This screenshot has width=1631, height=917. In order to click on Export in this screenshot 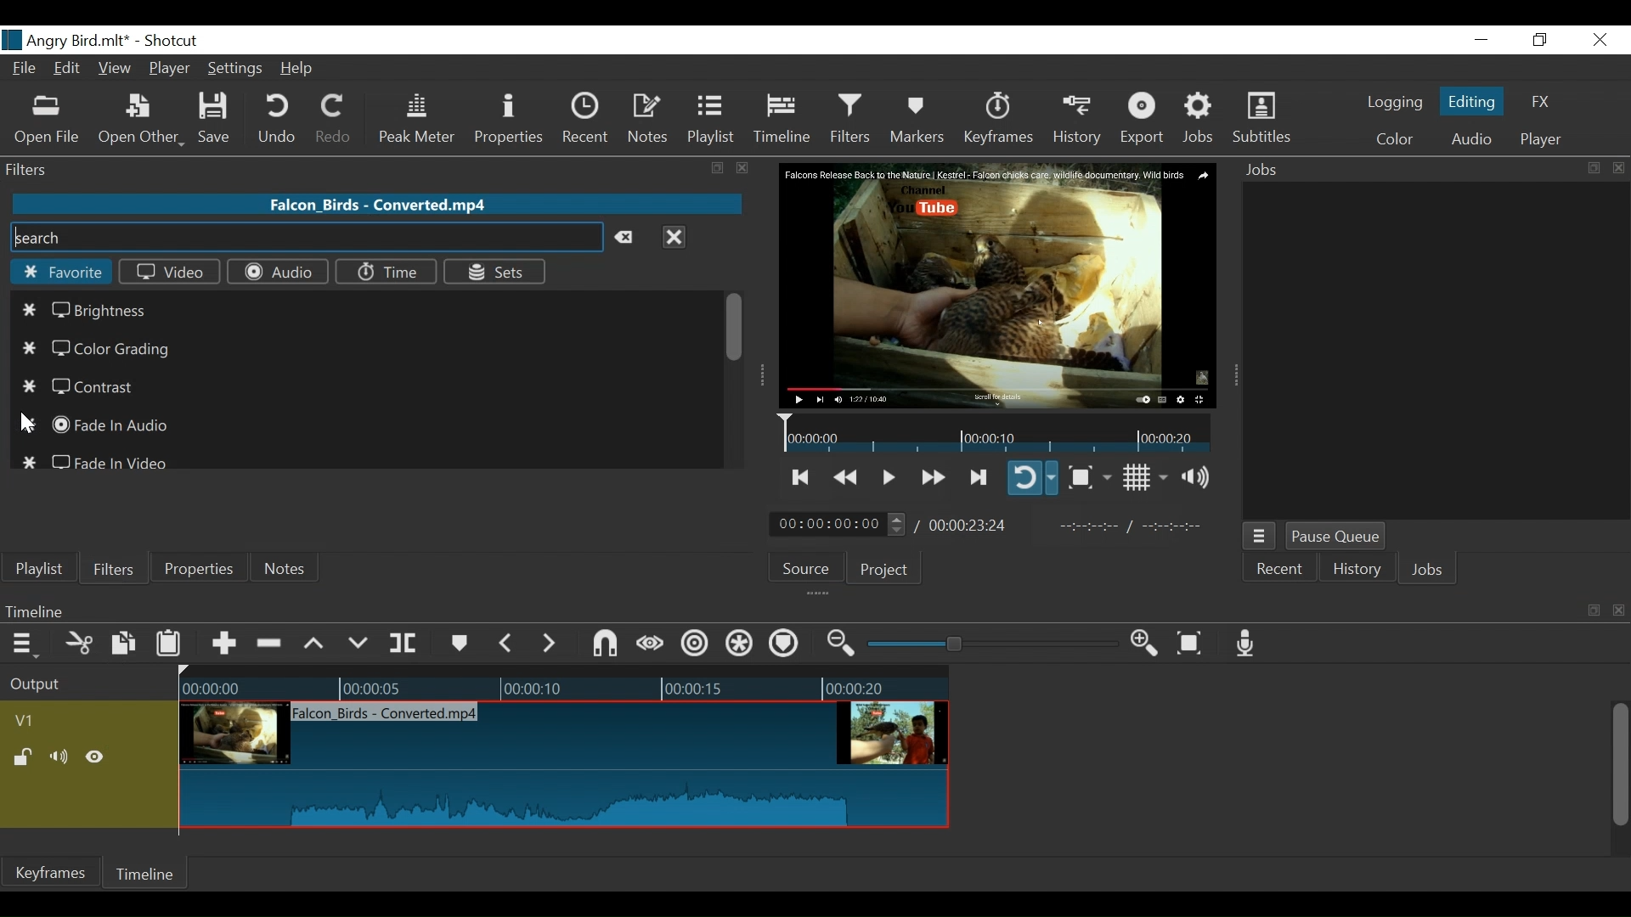, I will do `click(1143, 120)`.